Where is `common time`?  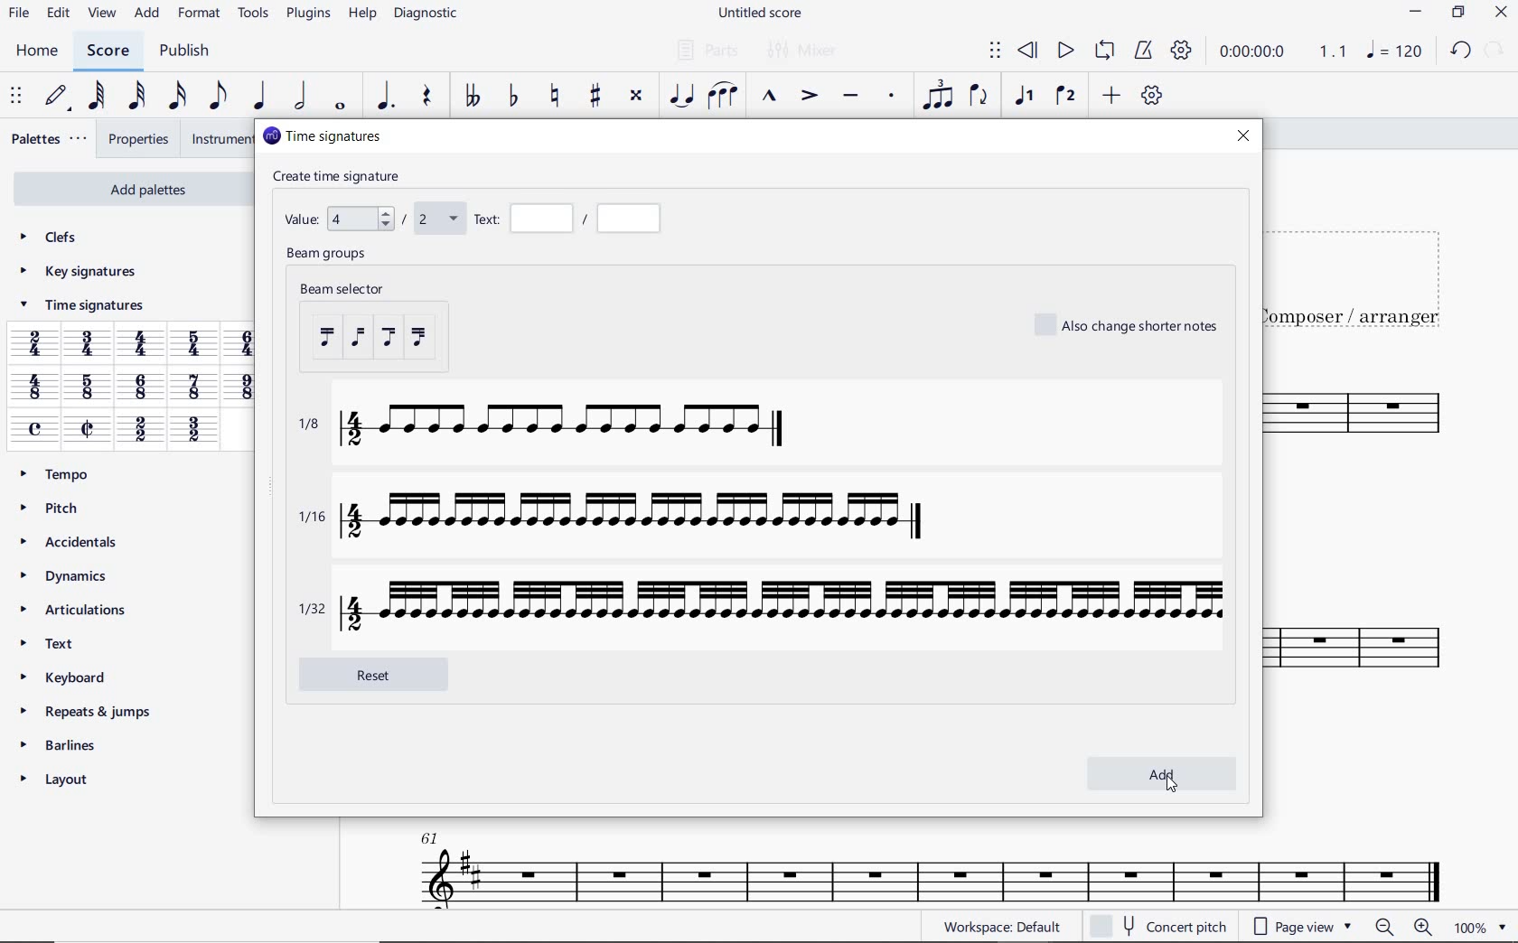 common time is located at coordinates (36, 429).